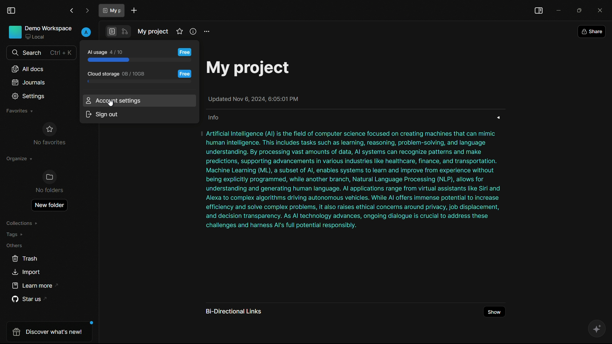  Describe the element at coordinates (50, 183) in the screenshot. I see `no folders` at that location.